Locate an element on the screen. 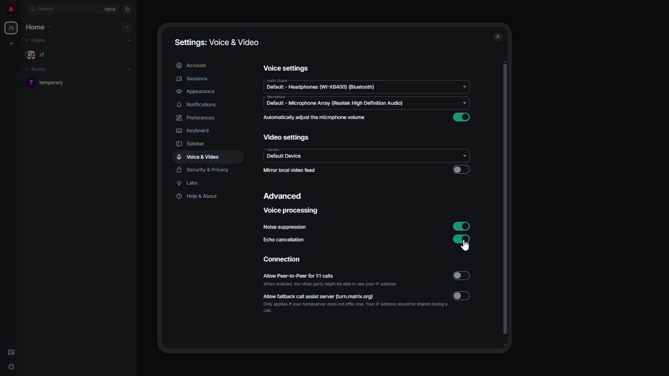 This screenshot has height=376, width=669. voice settings is located at coordinates (288, 68).